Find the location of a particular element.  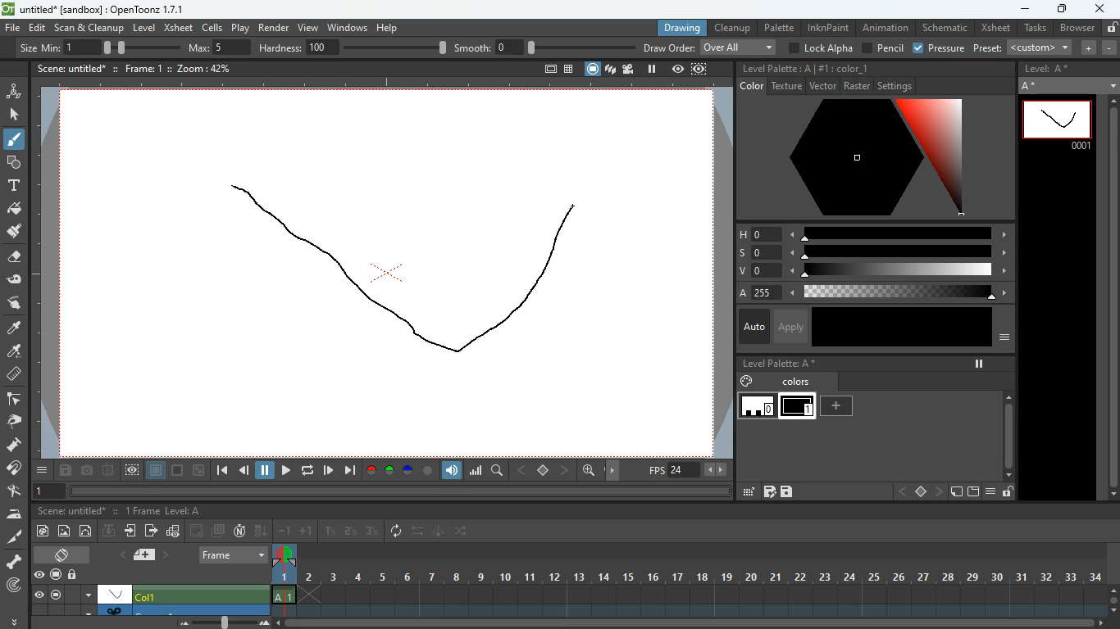

paint is located at coordinates (13, 232).